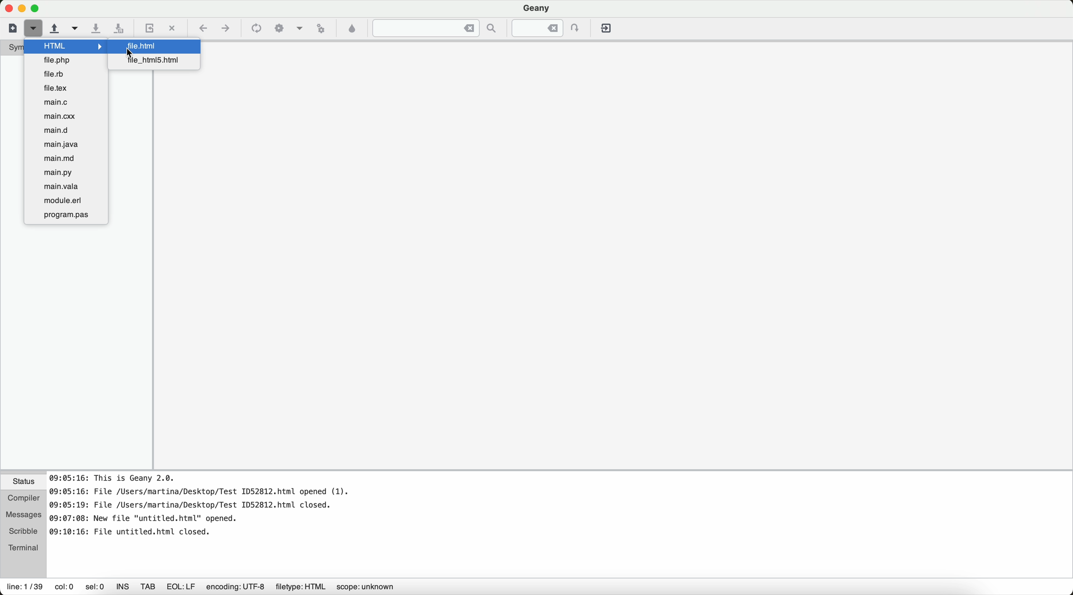  Describe the element at coordinates (256, 29) in the screenshot. I see `compile the current file` at that location.